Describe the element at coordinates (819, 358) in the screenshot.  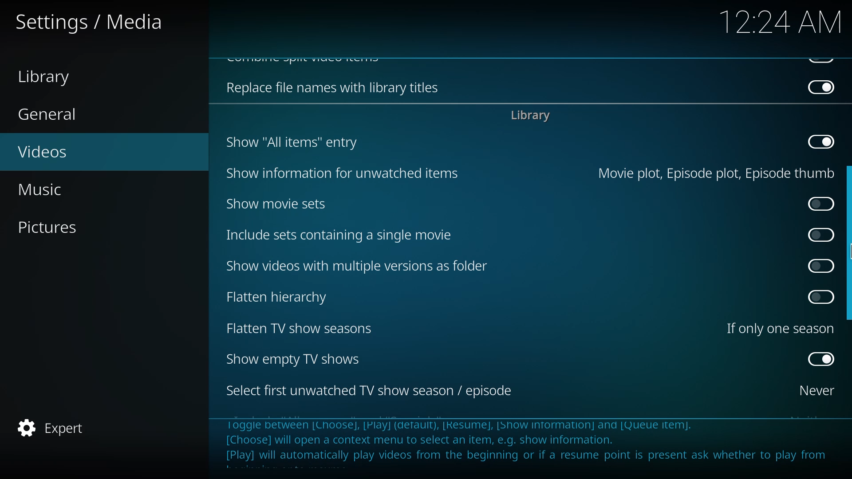
I see `enabled` at that location.